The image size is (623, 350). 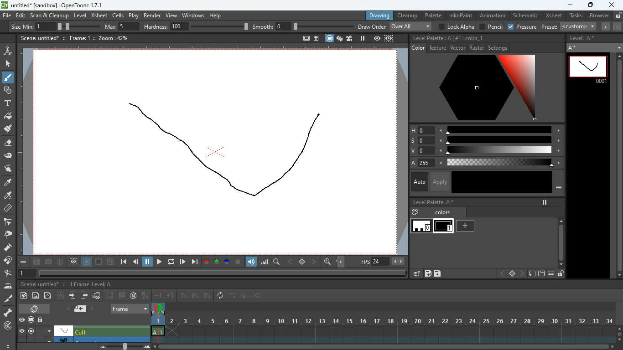 What do you see at coordinates (389, 324) in the screenshot?
I see `frames` at bounding box center [389, 324].